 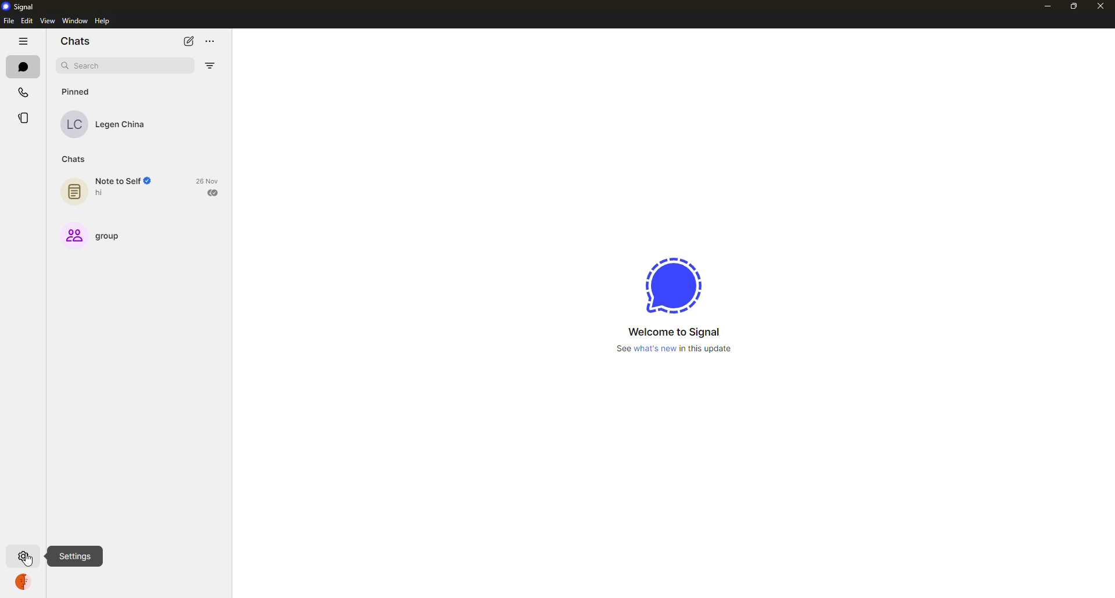 I want to click on more, so click(x=211, y=42).